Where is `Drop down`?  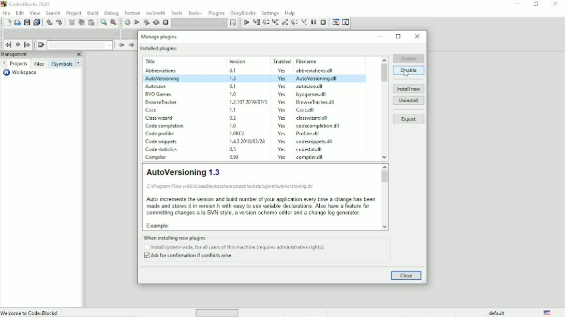
Drop down is located at coordinates (199, 23).